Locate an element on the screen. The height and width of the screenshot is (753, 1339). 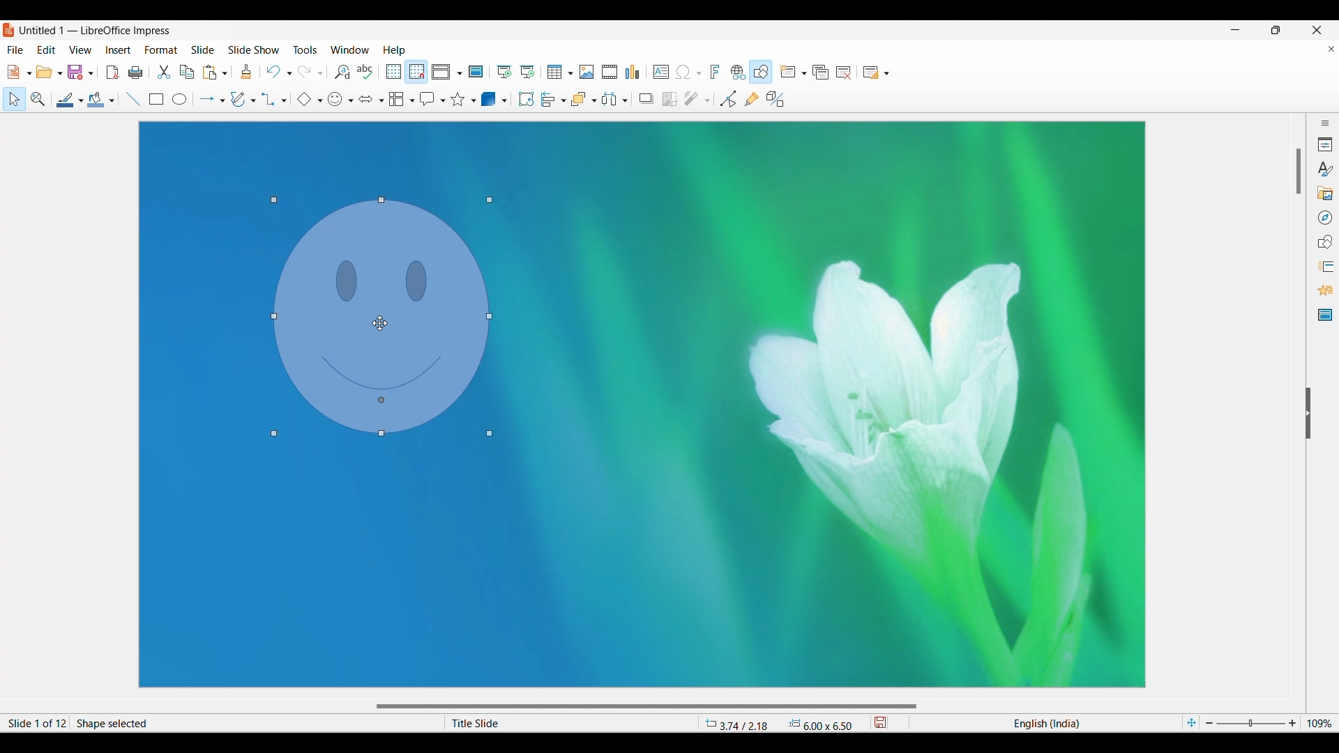
Slide layout is located at coordinates (871, 73).